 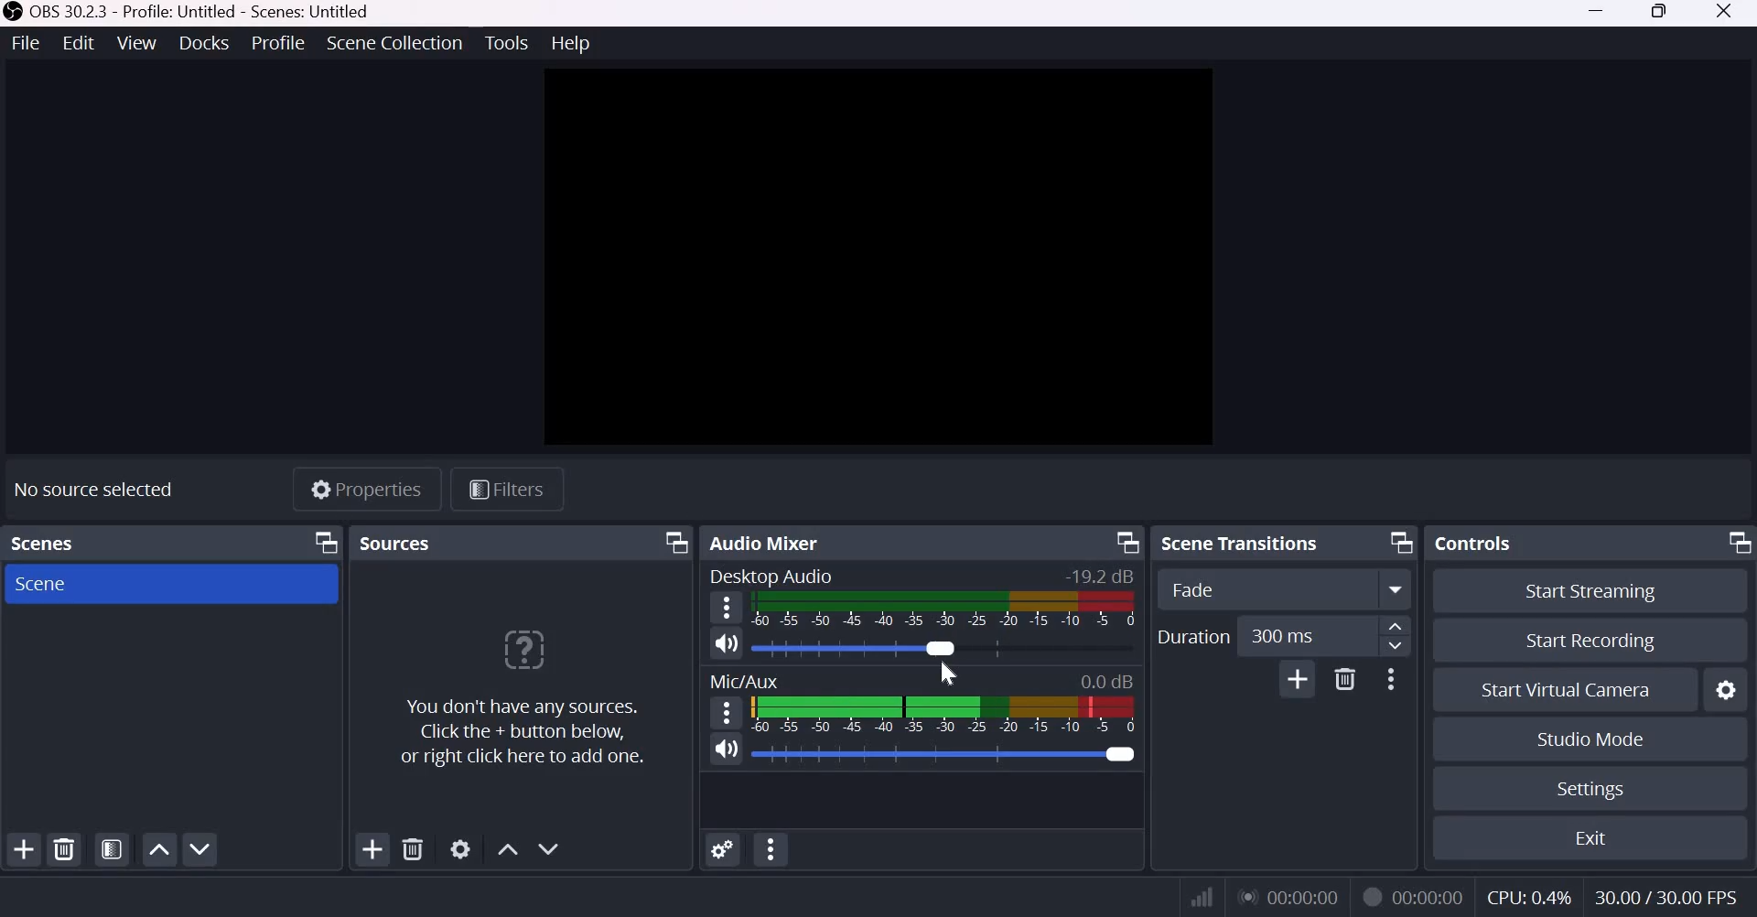 What do you see at coordinates (945, 714) in the screenshot?
I see `Volume Meter` at bounding box center [945, 714].